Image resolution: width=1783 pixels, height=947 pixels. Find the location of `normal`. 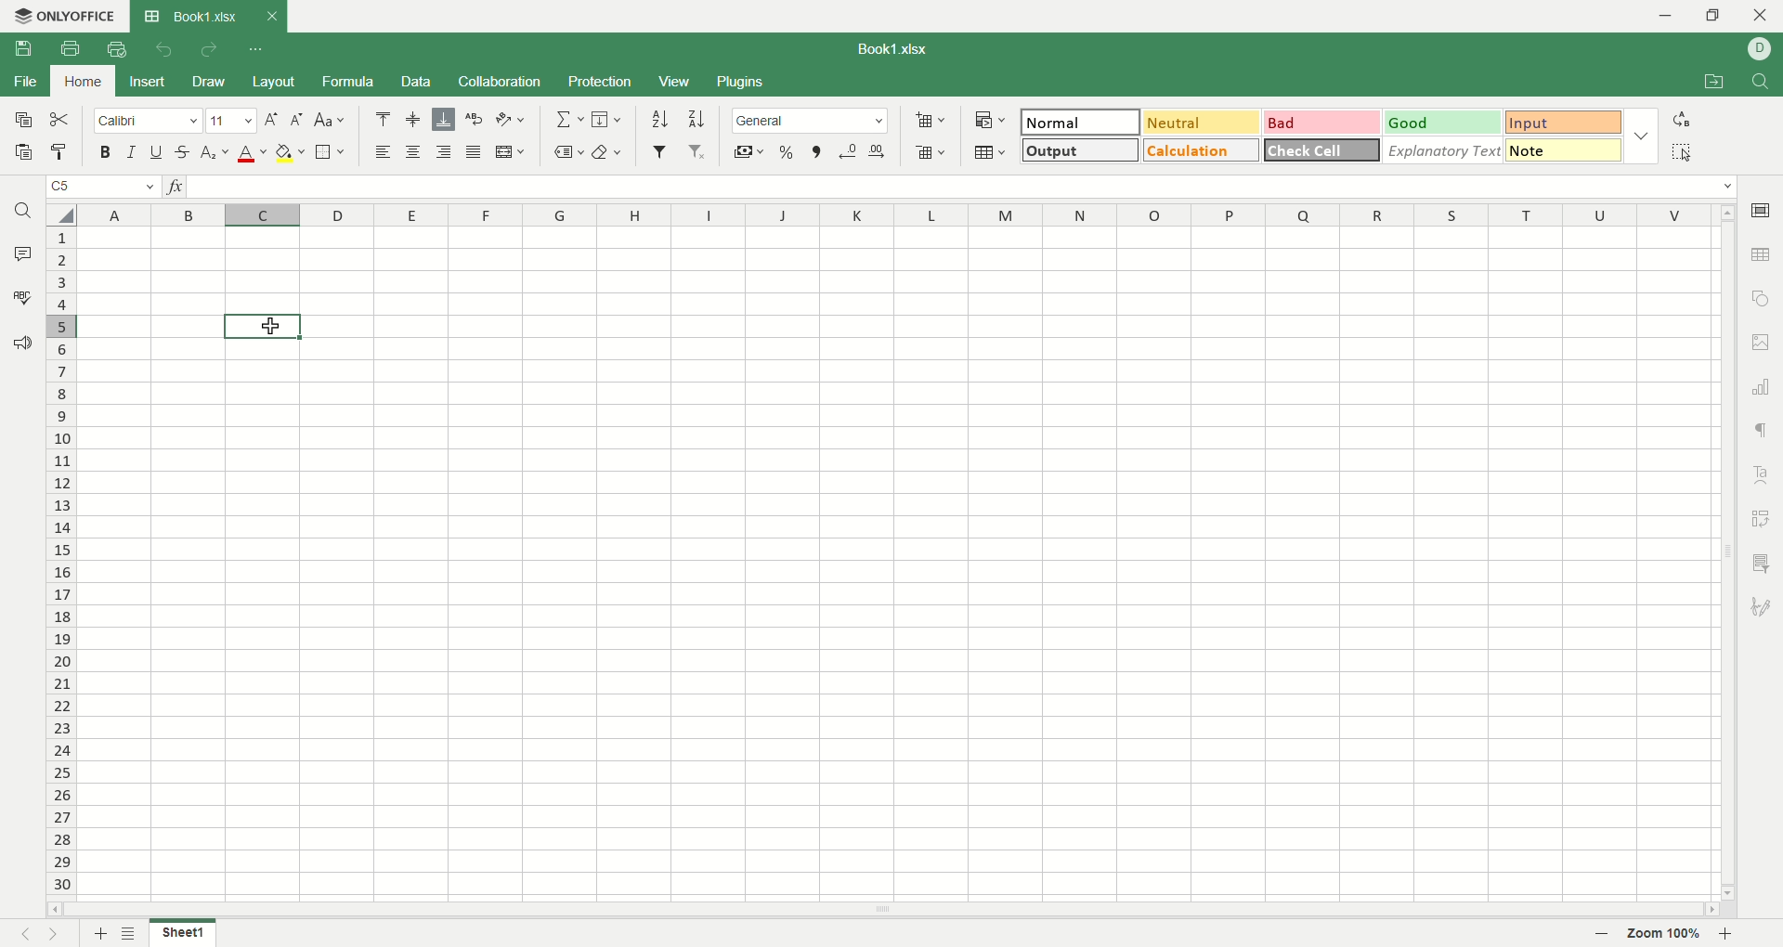

normal is located at coordinates (1081, 122).